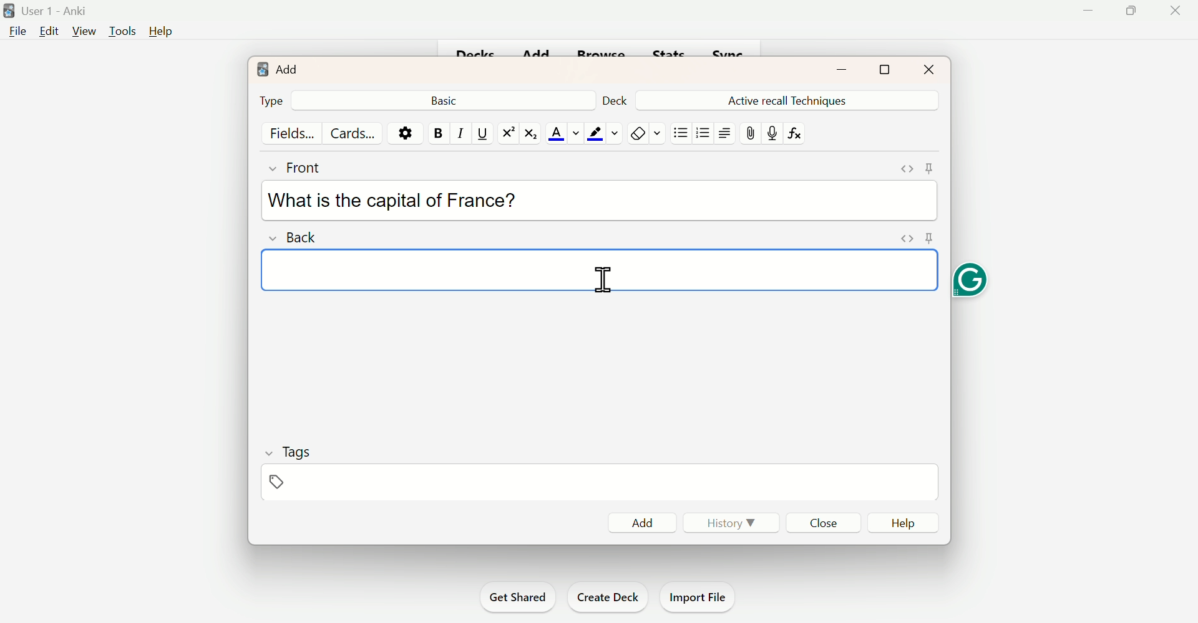 The image size is (1198, 623). I want to click on Options, so click(407, 132).